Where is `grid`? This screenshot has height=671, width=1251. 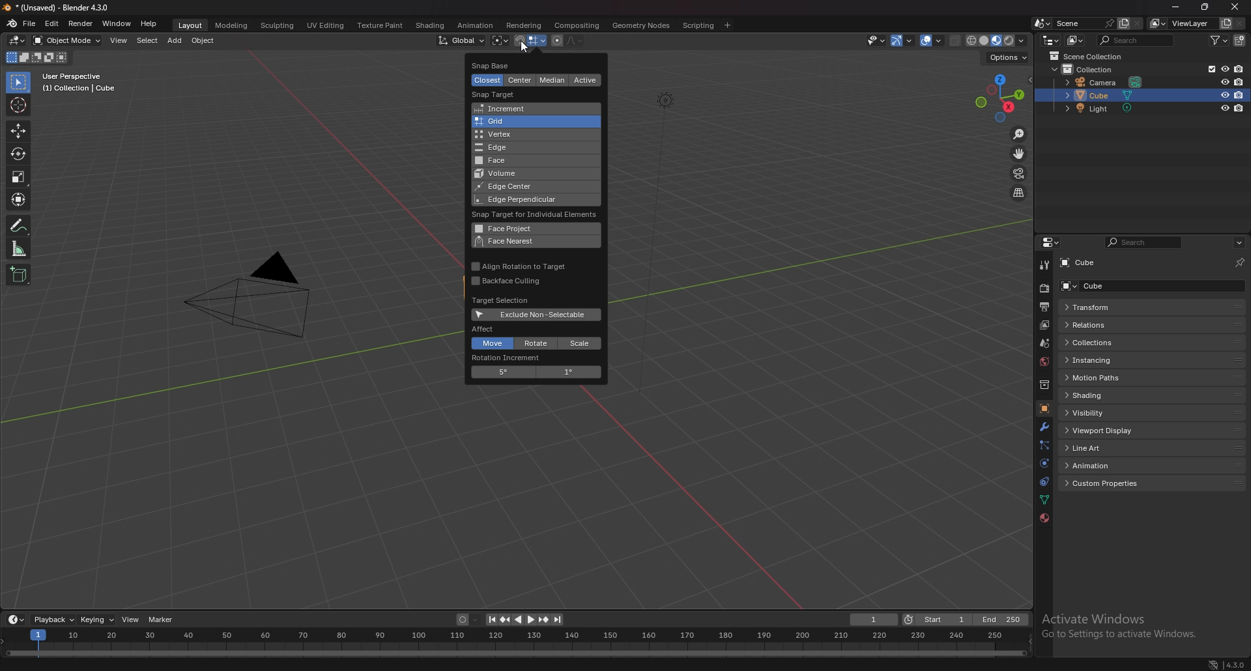 grid is located at coordinates (528, 122).